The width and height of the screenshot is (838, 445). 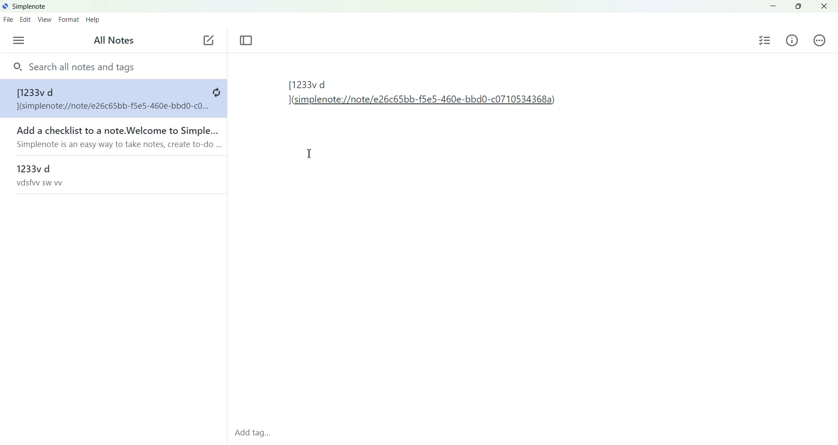 I want to click on Insert Checklist, so click(x=765, y=40).